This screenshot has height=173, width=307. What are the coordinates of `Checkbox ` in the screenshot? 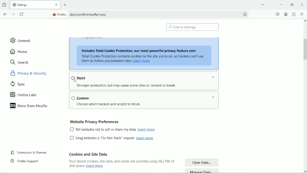 It's located at (72, 129).